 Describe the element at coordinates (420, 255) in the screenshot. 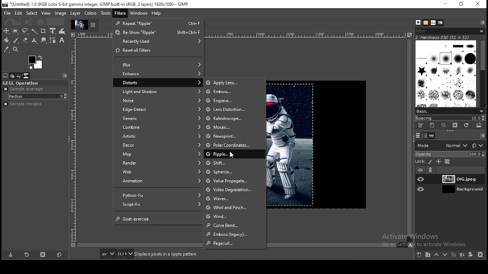

I see `create a new layer` at that location.